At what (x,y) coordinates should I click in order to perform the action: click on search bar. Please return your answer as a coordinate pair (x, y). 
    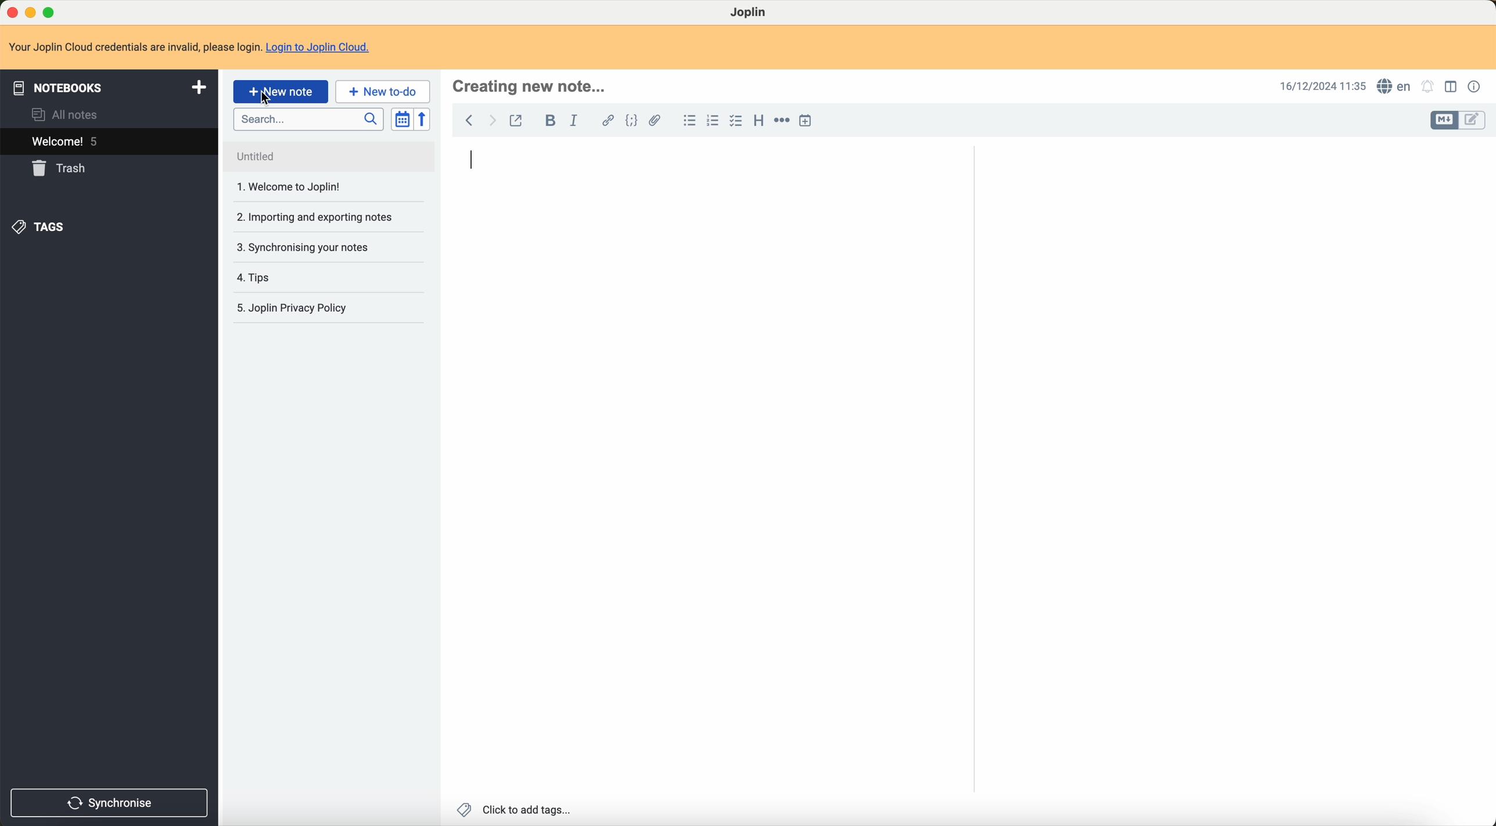
    Looking at the image, I should click on (305, 118).